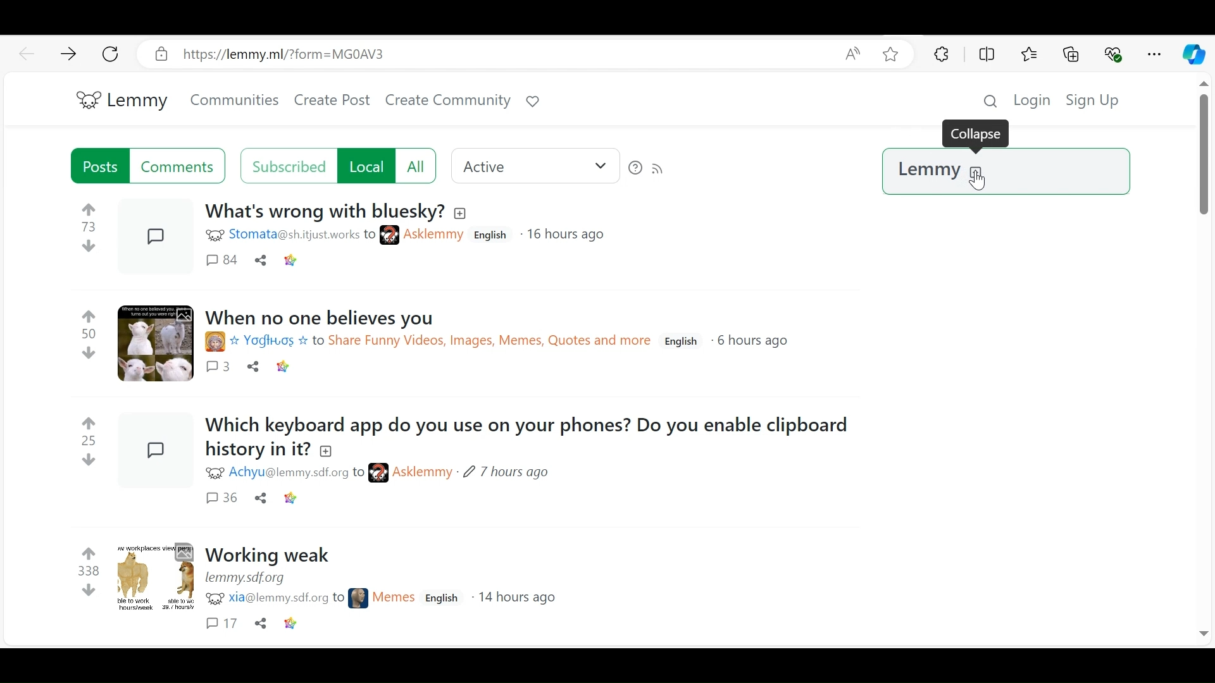 Image resolution: width=1215 pixels, height=683 pixels. Describe the element at coordinates (891, 56) in the screenshot. I see `Add this page to Favorites` at that location.